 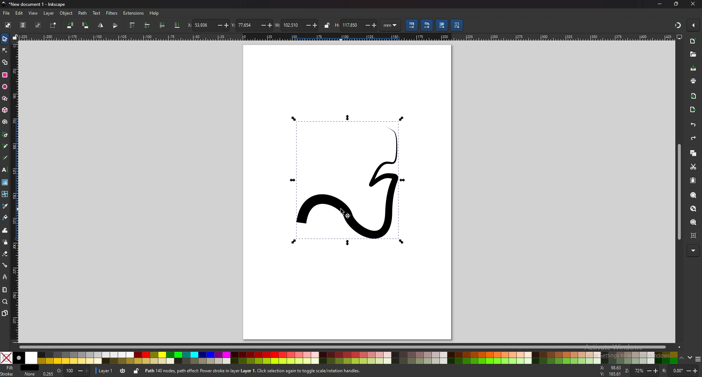 I want to click on zoom, so click(x=5, y=302).